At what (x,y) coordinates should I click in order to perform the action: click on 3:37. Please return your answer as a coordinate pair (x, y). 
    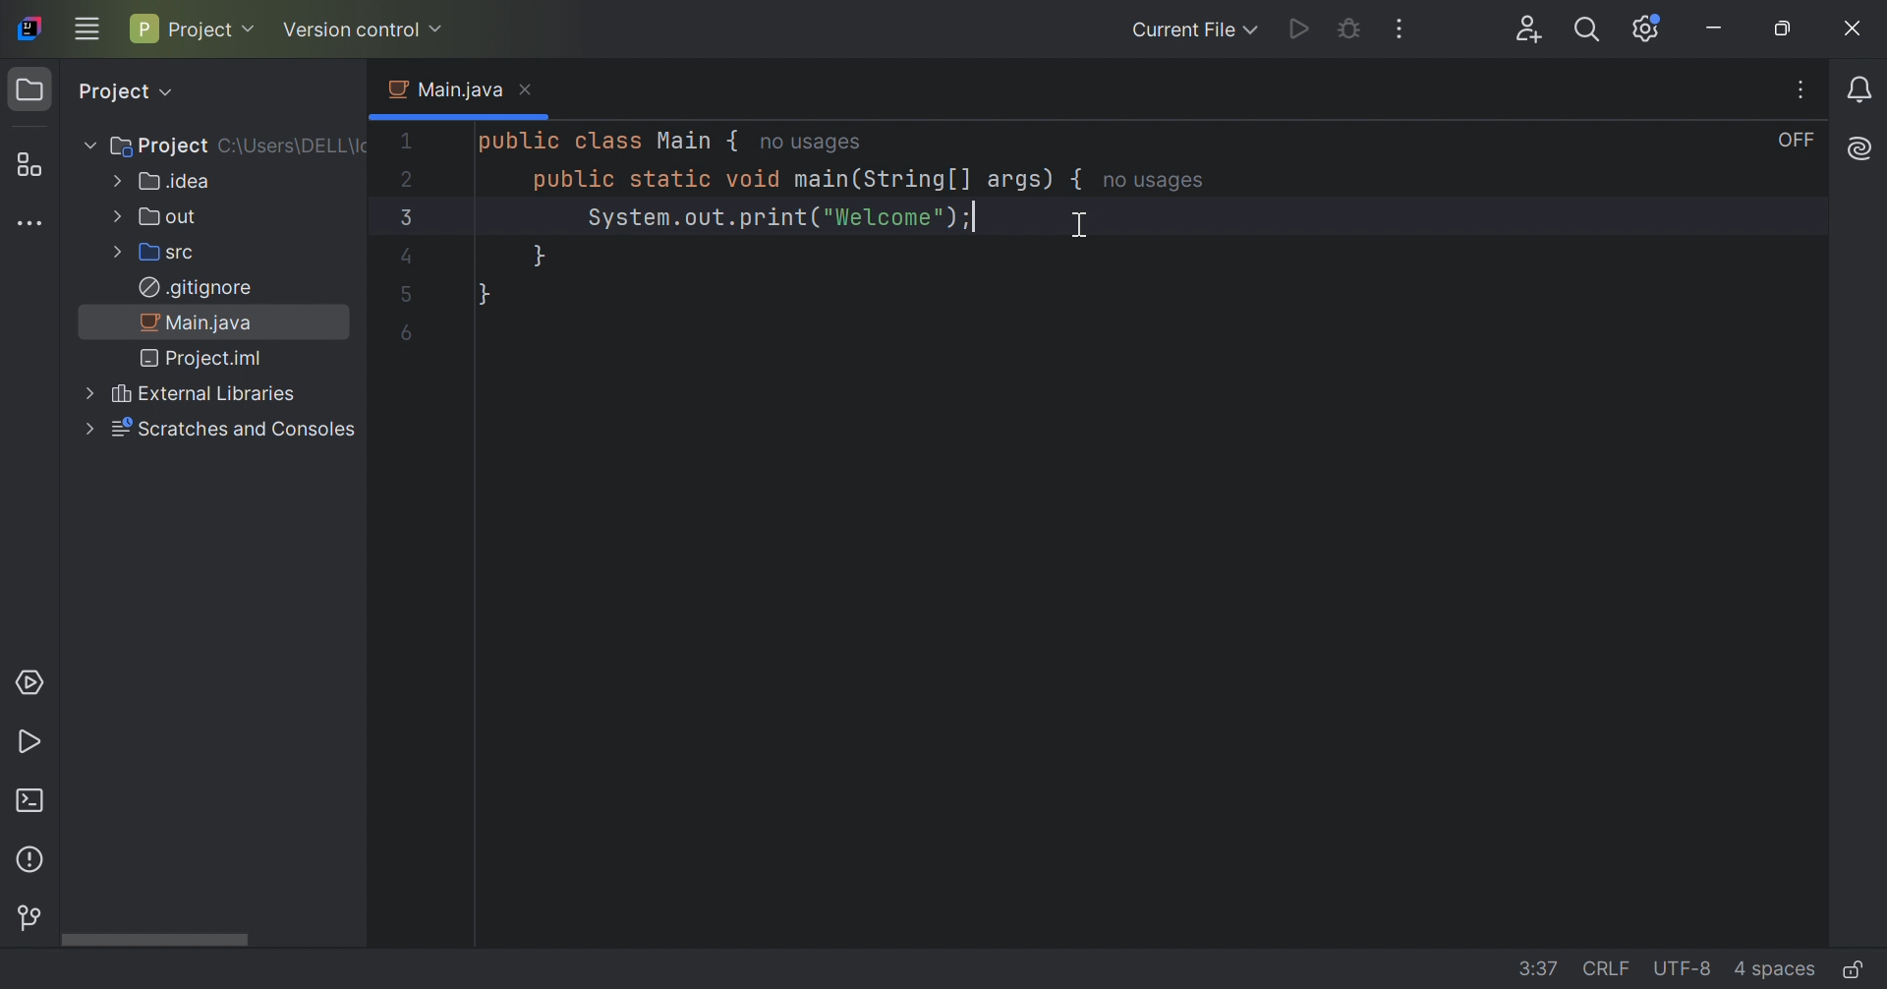
    Looking at the image, I should click on (1540, 968).